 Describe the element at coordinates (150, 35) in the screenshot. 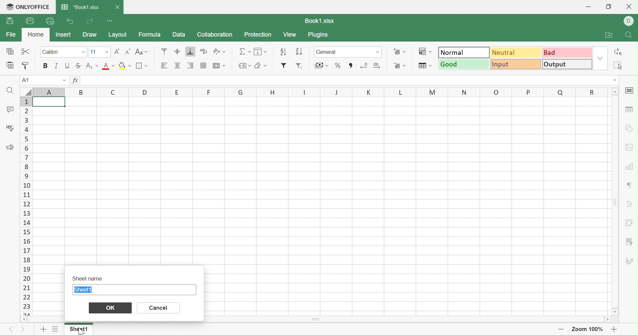

I see `Formula` at that location.